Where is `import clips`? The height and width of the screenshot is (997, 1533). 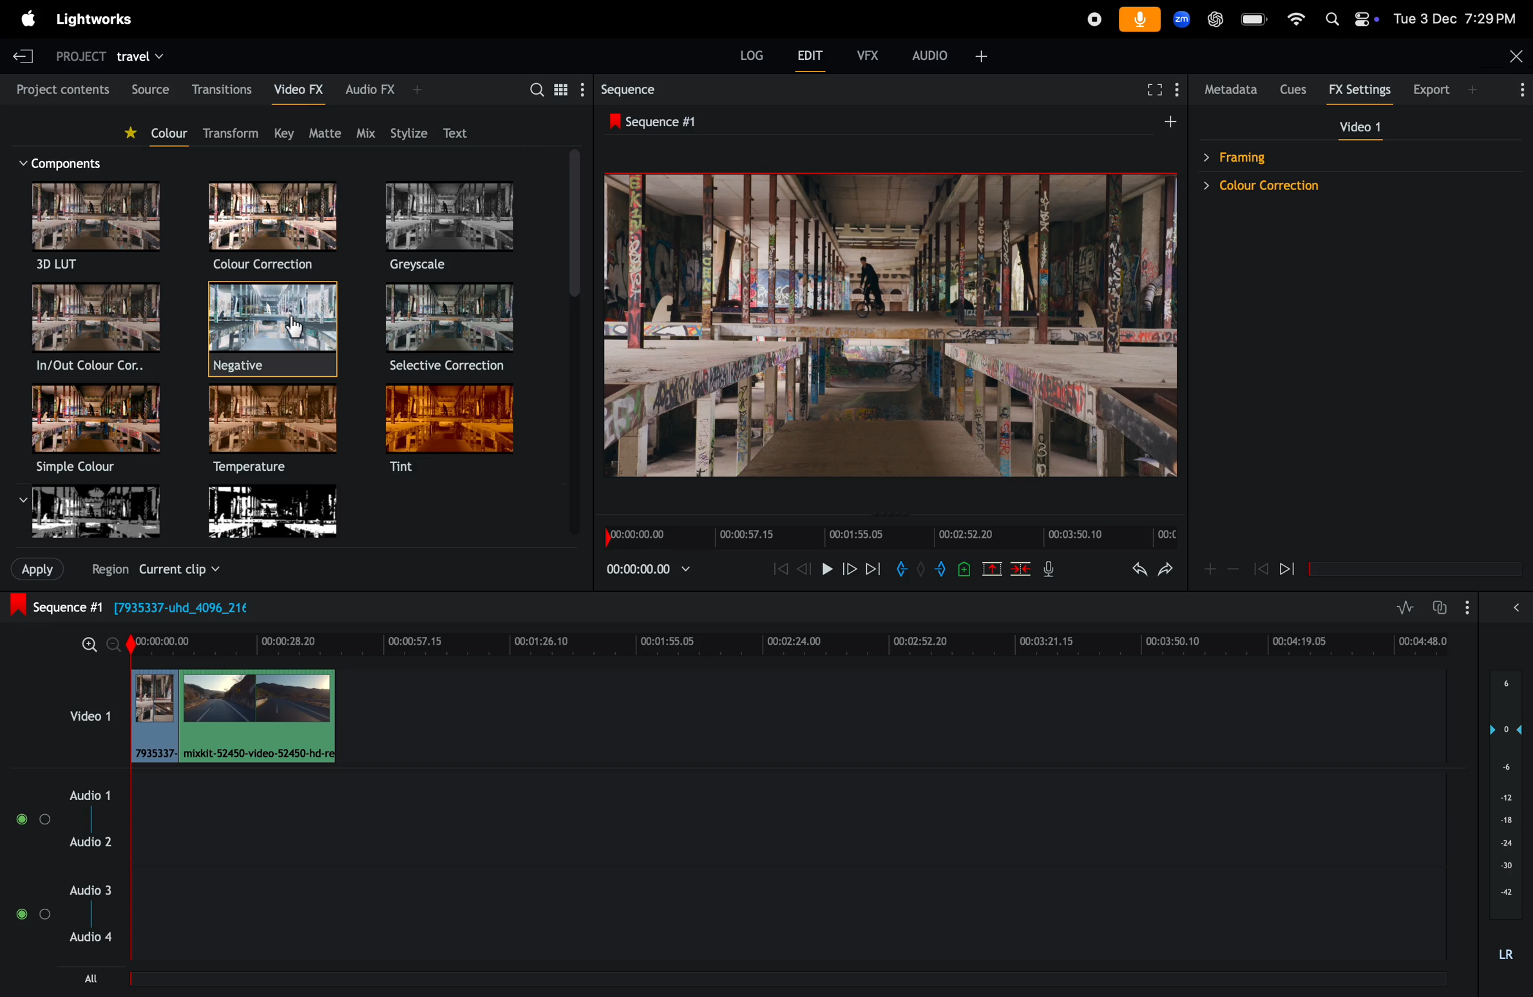 import clips is located at coordinates (34, 571).